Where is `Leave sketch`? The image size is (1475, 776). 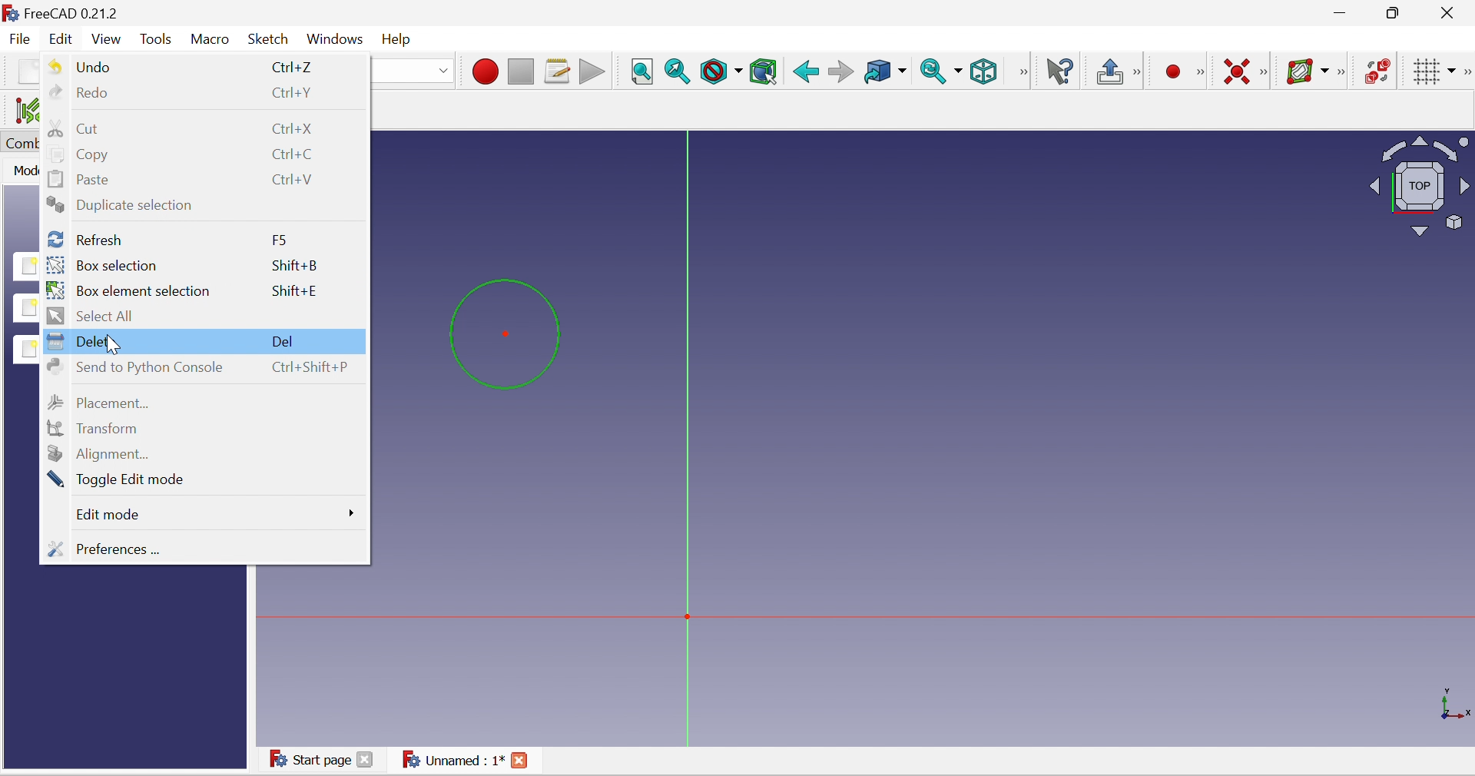 Leave sketch is located at coordinates (1110, 71).